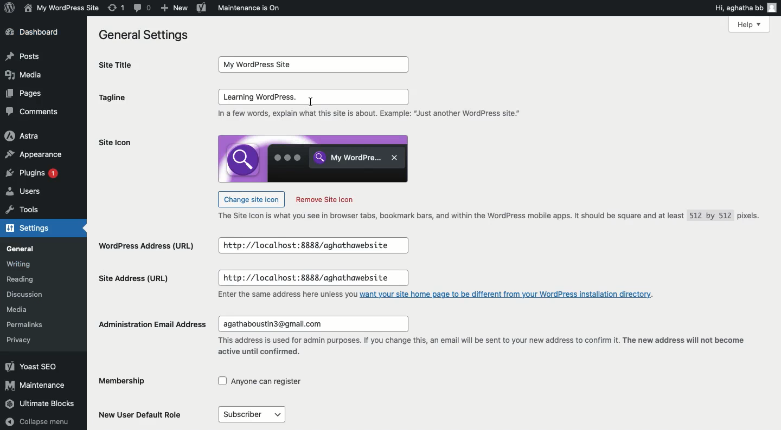 Image resolution: width=781 pixels, height=430 pixels. Describe the element at coordinates (23, 212) in the screenshot. I see `Tools` at that location.